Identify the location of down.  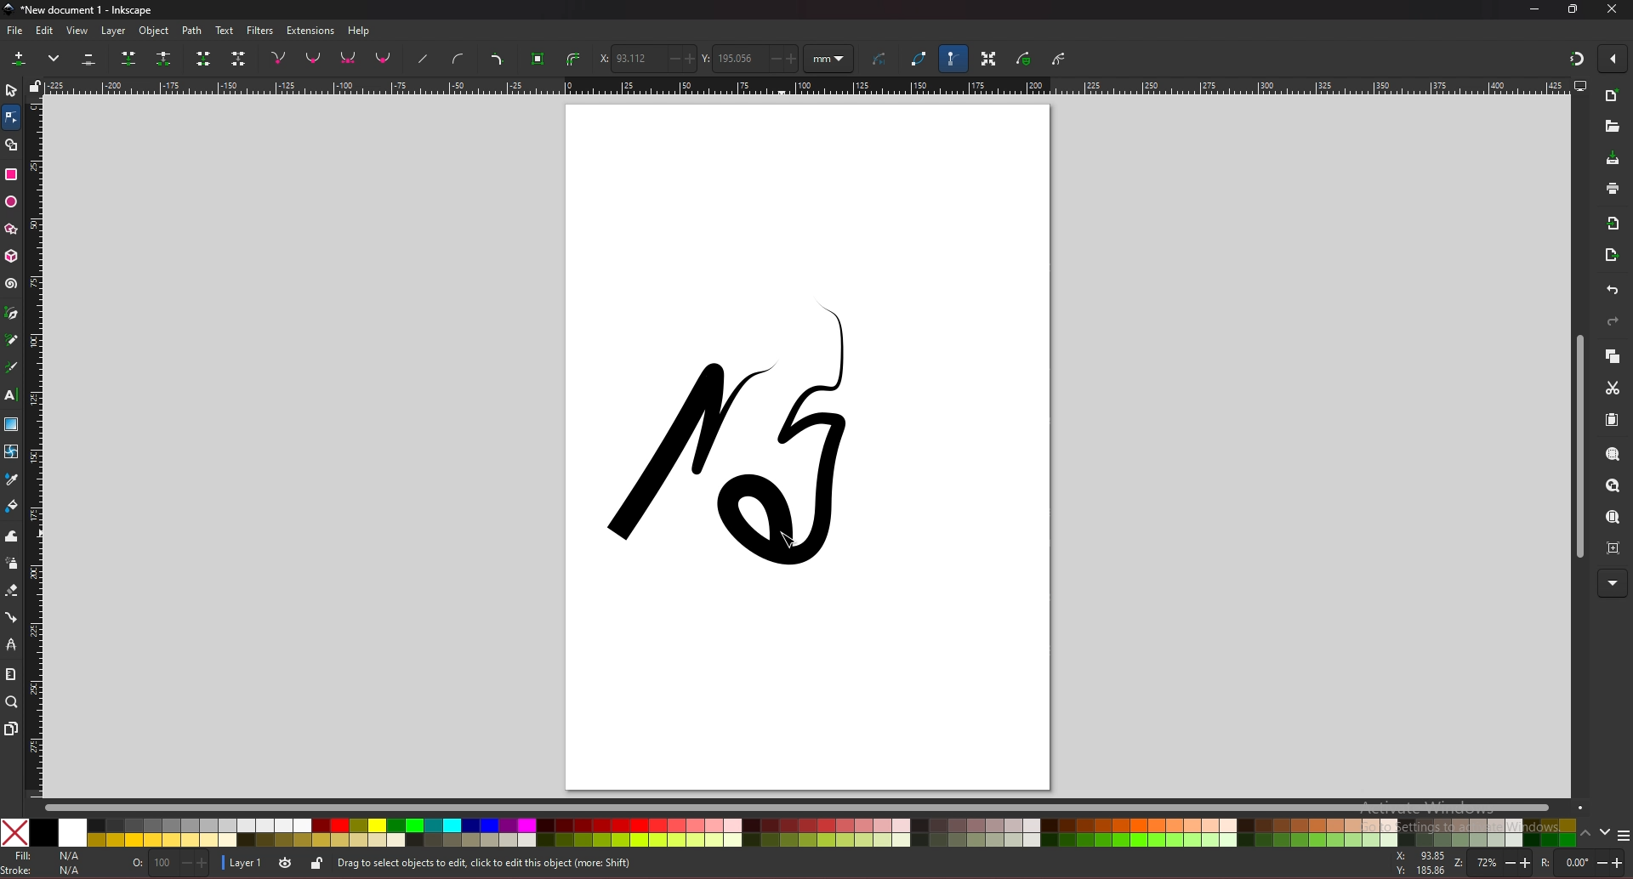
(1607, 832).